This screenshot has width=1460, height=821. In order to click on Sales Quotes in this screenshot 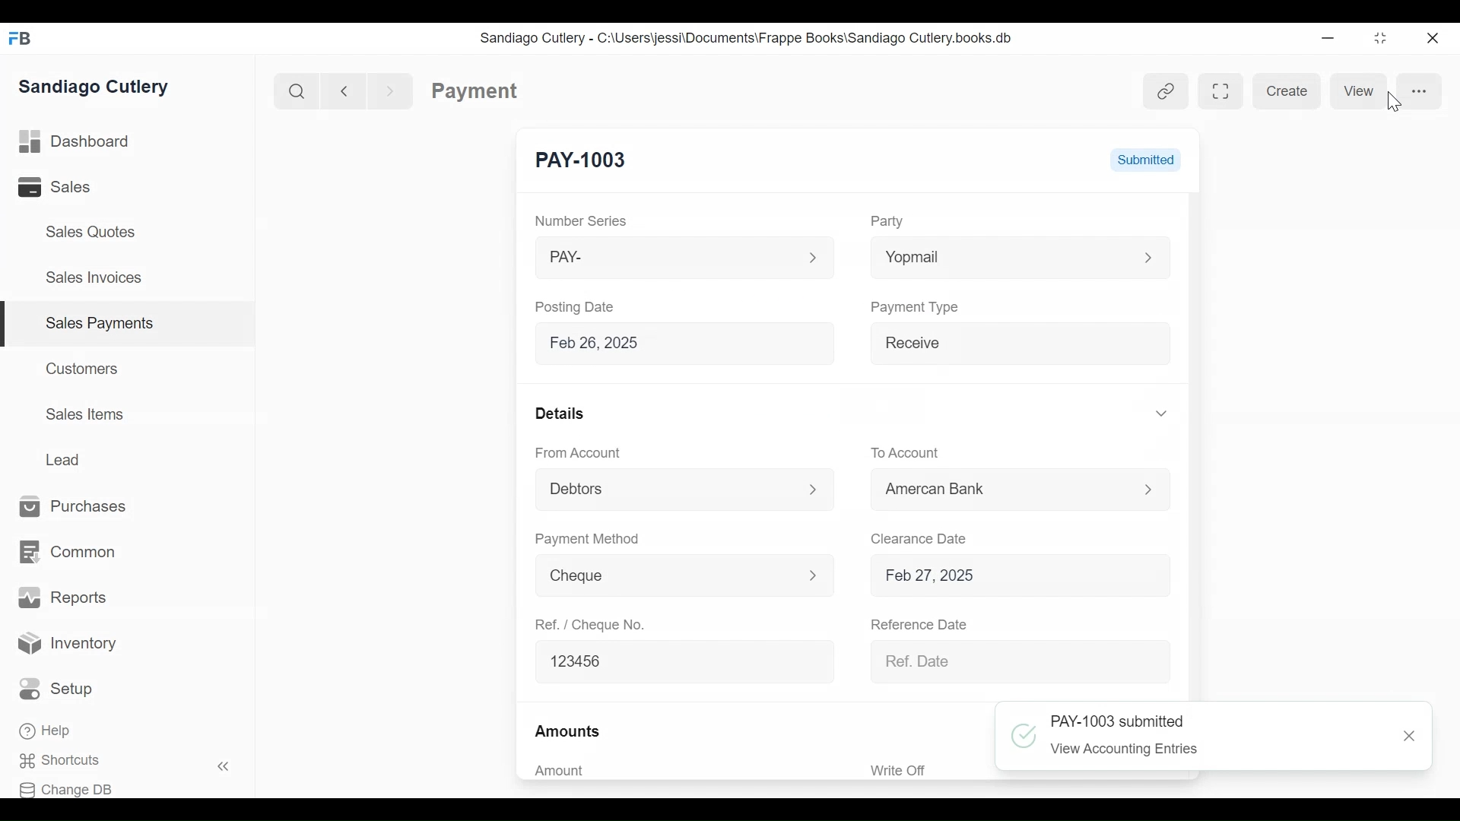, I will do `click(89, 232)`.